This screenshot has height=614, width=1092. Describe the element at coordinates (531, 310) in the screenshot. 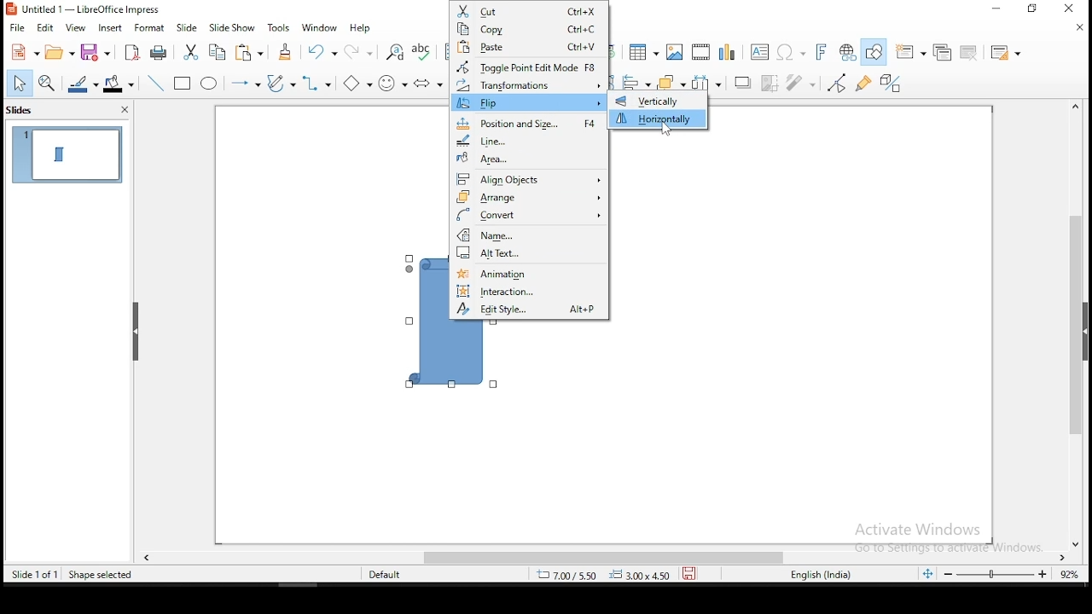

I see `edit style` at that location.